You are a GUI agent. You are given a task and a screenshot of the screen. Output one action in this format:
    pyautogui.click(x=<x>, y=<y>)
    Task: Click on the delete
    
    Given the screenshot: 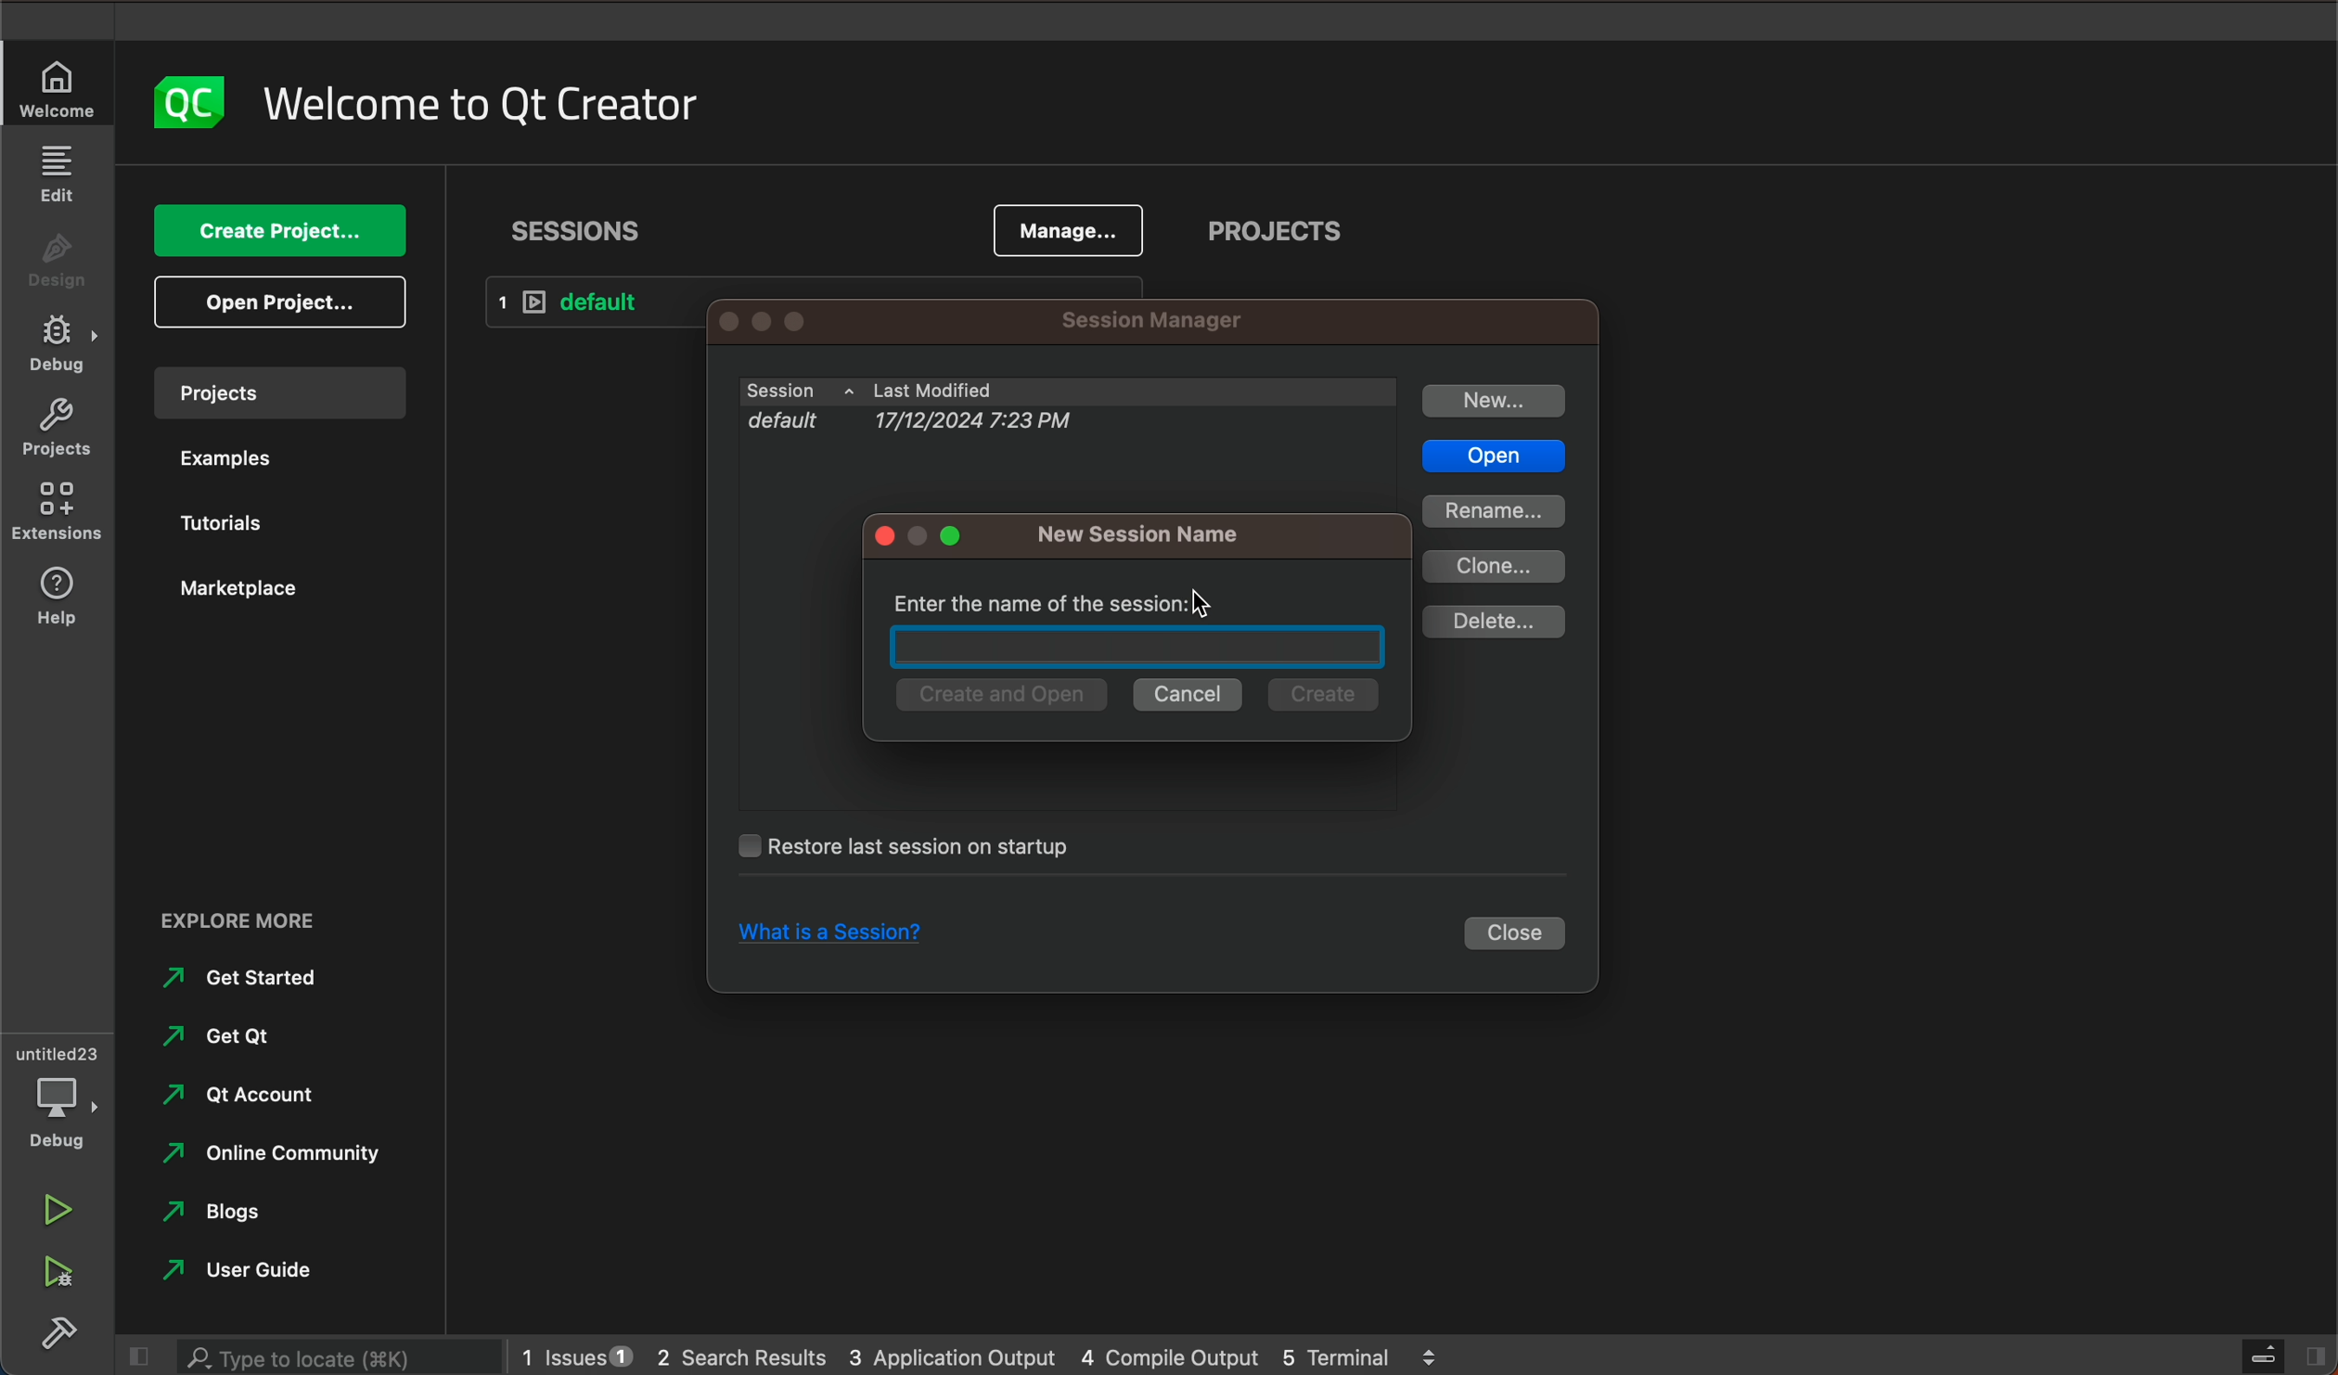 What is the action you would take?
    pyautogui.click(x=1493, y=623)
    